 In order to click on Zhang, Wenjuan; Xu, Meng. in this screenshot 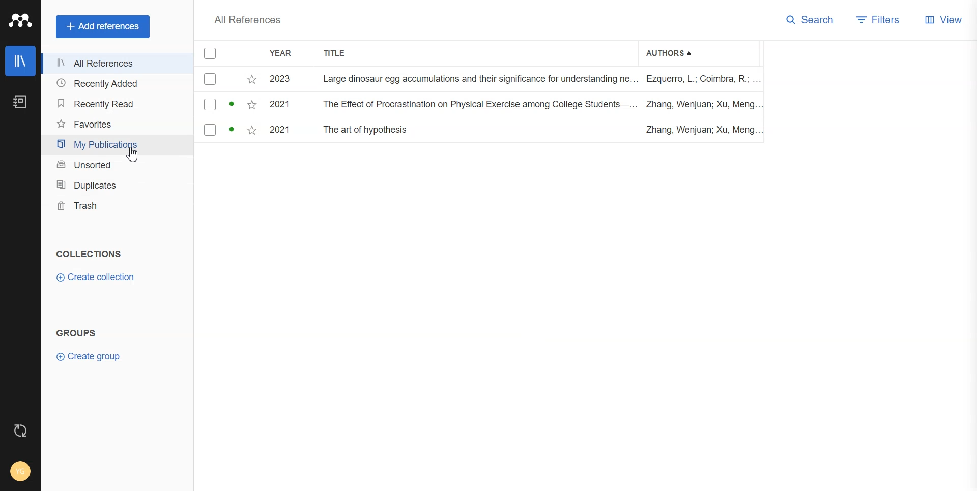, I will do `click(701, 105)`.